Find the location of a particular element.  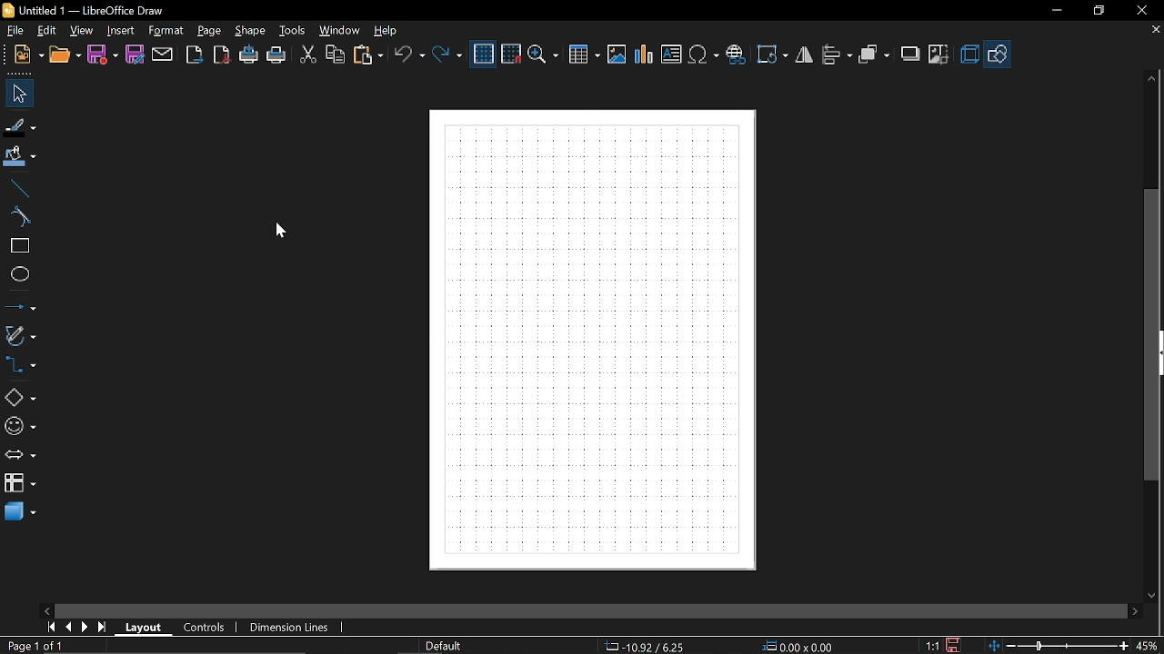

close is located at coordinates (1141, 12).